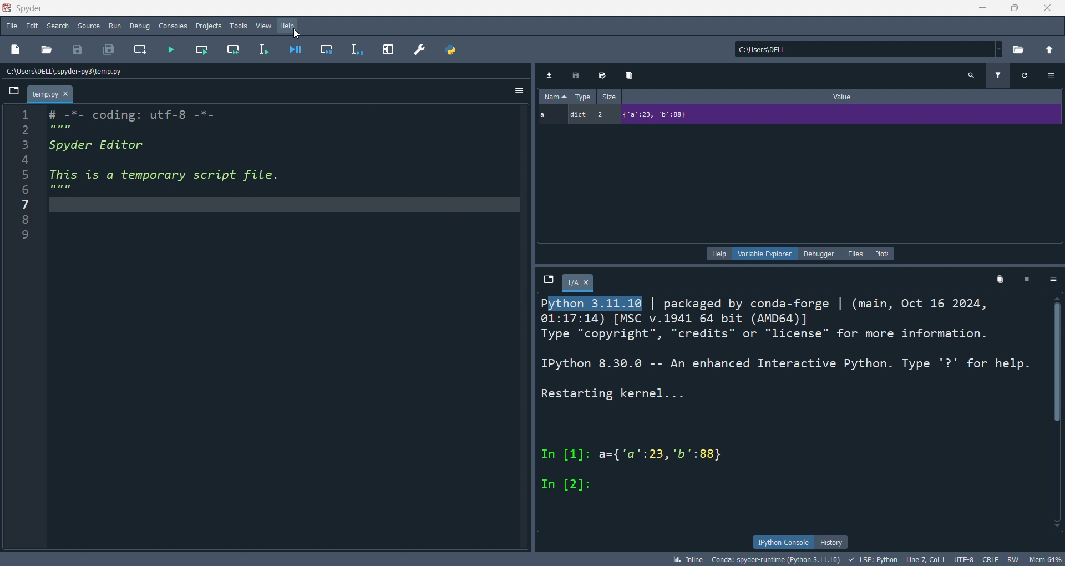  Describe the element at coordinates (764, 253) in the screenshot. I see `variable explorer` at that location.